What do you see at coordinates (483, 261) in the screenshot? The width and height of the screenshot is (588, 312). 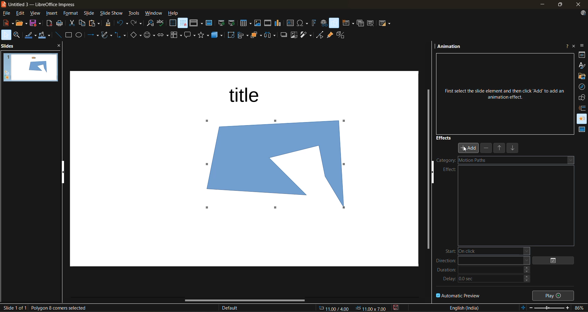 I see `direction` at bounding box center [483, 261].